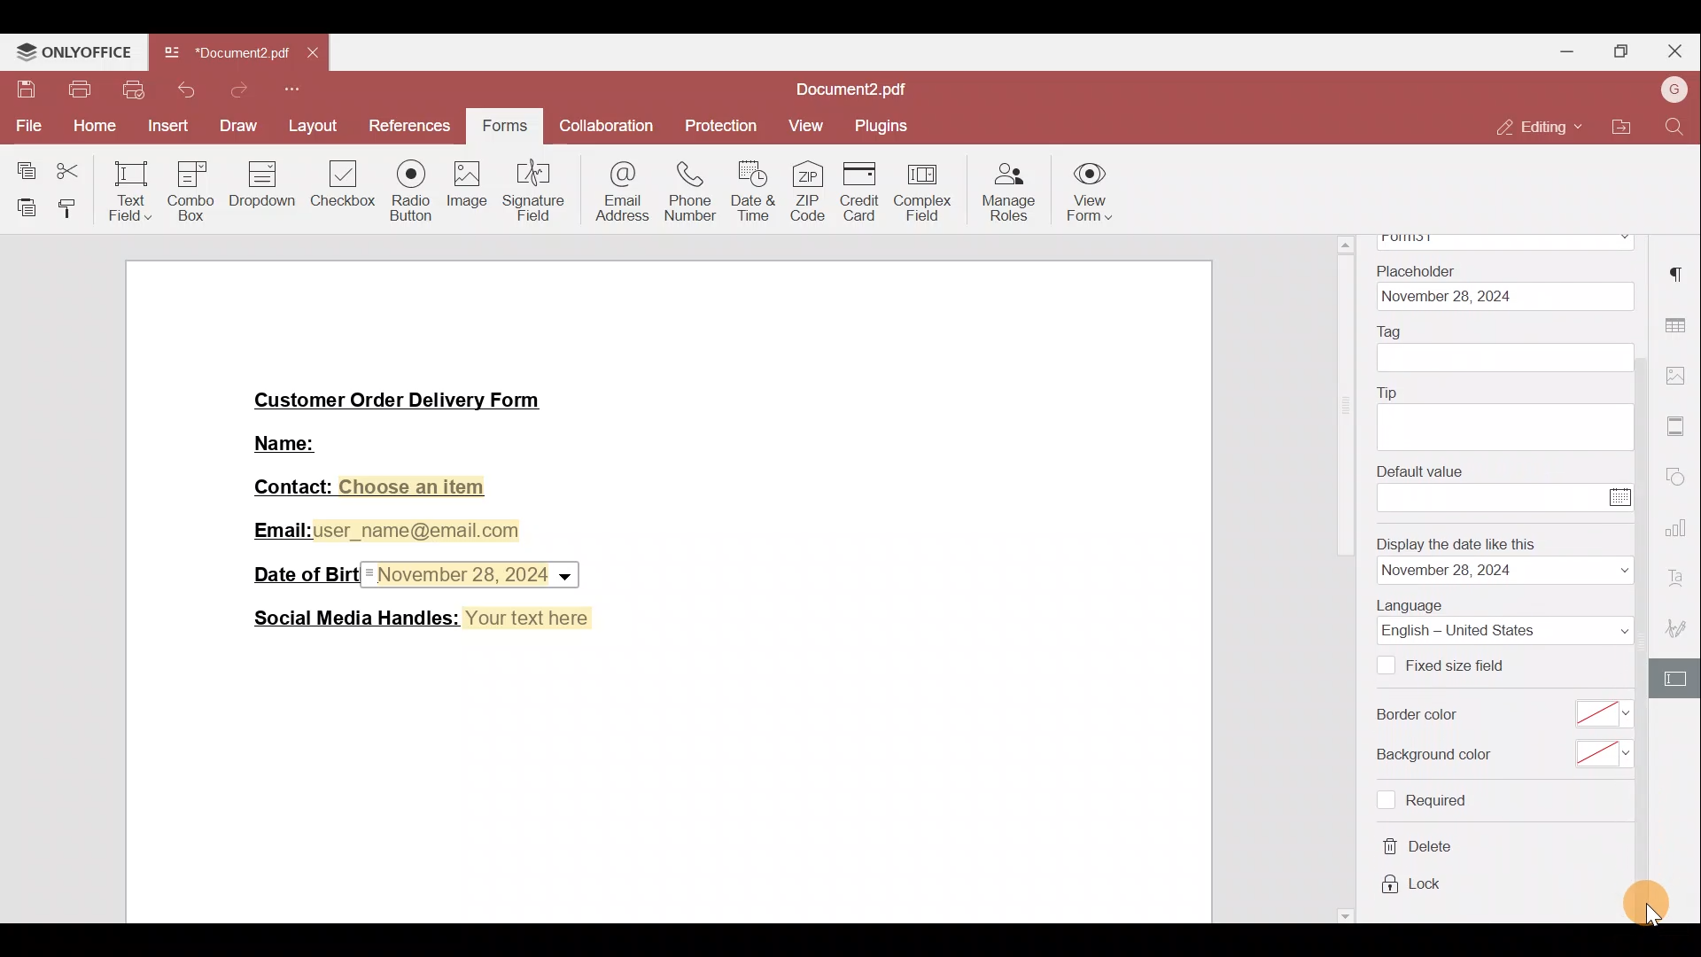 Image resolution: width=1701 pixels, height=957 pixels. Describe the element at coordinates (301, 572) in the screenshot. I see `Date of Birth:` at that location.